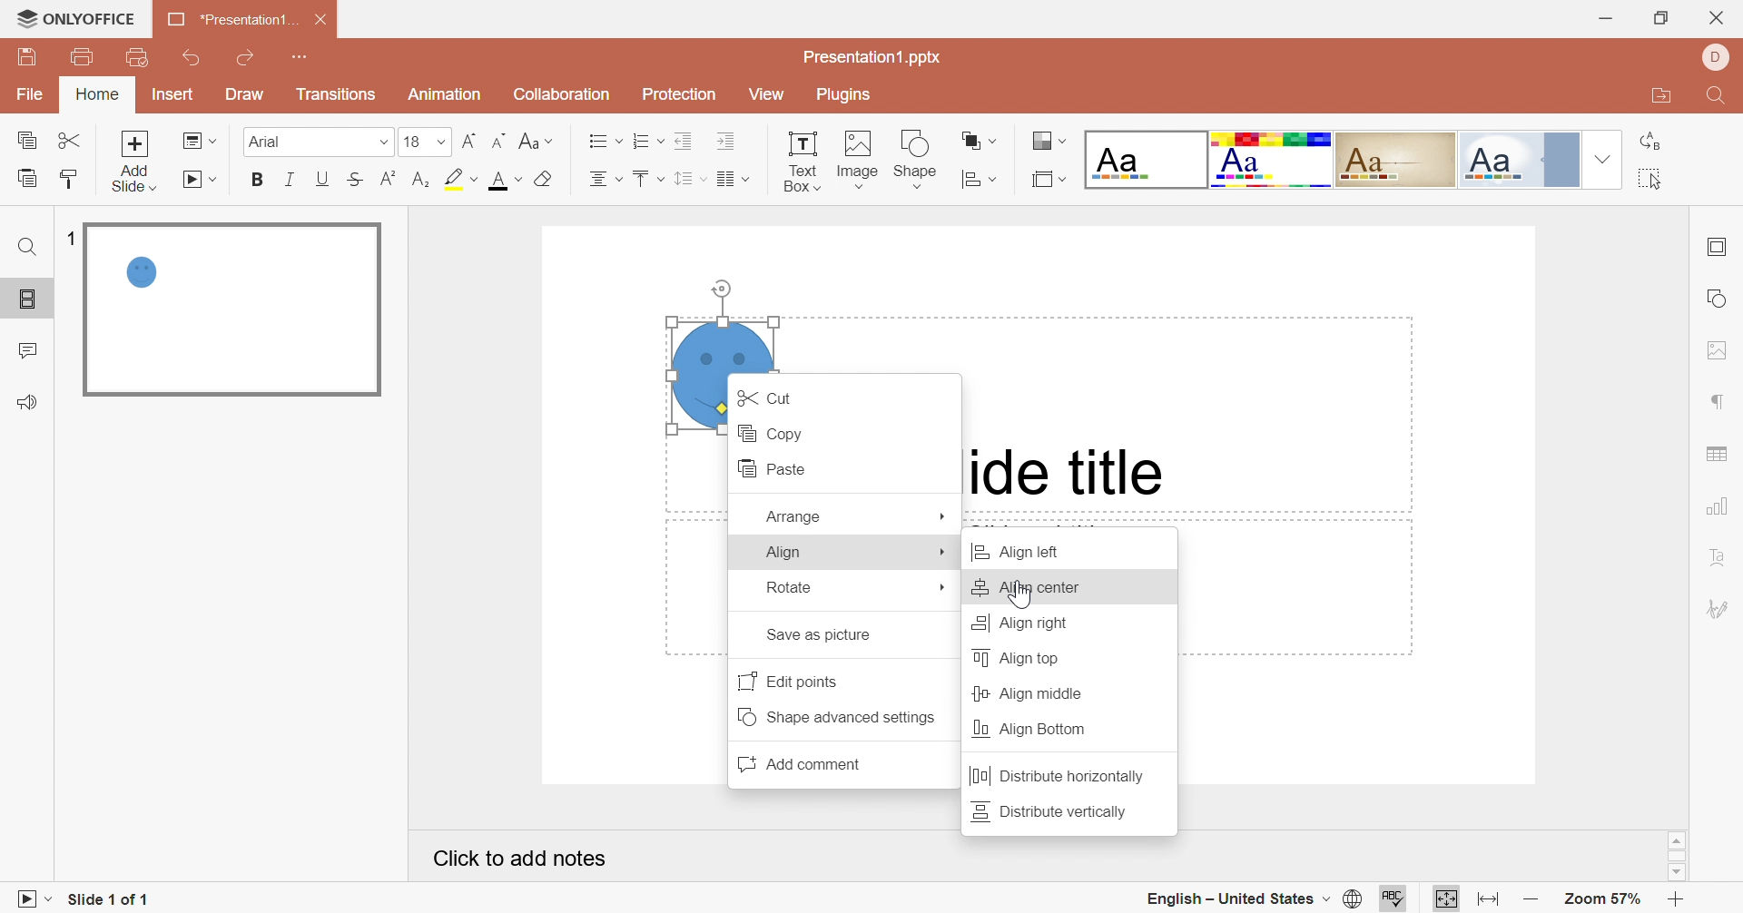 The image size is (1743, 913). What do you see at coordinates (808, 766) in the screenshot?
I see `Add comment` at bounding box center [808, 766].